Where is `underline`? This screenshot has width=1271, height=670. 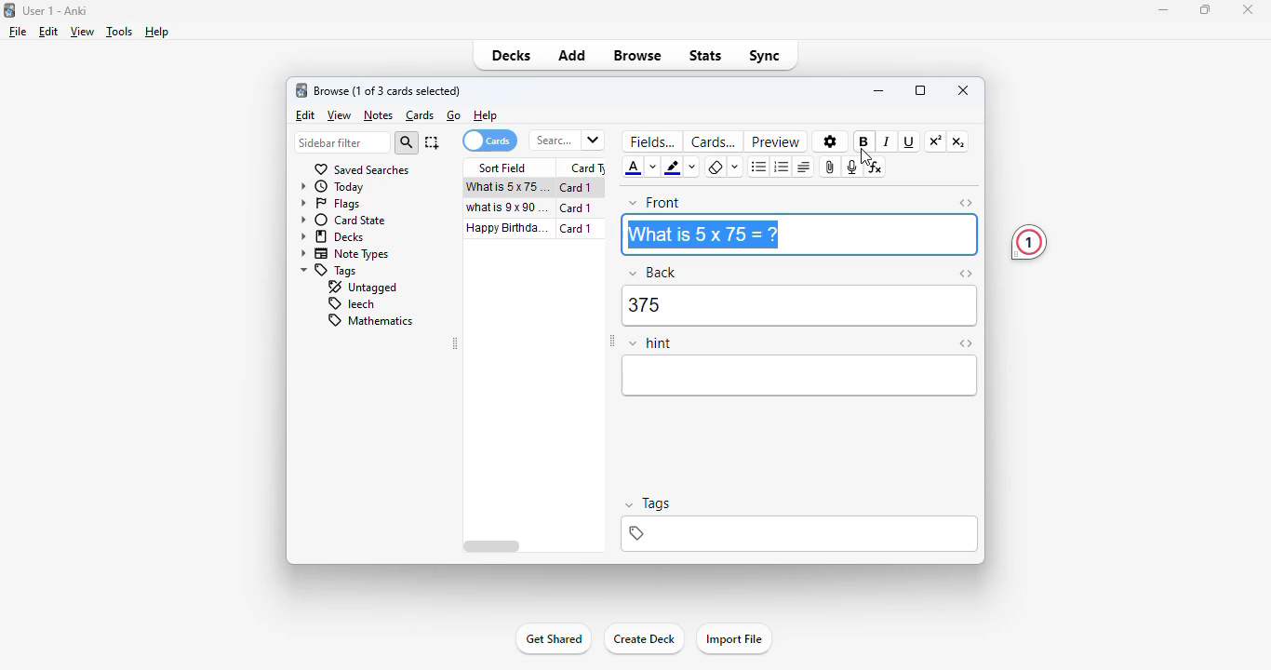 underline is located at coordinates (909, 142).